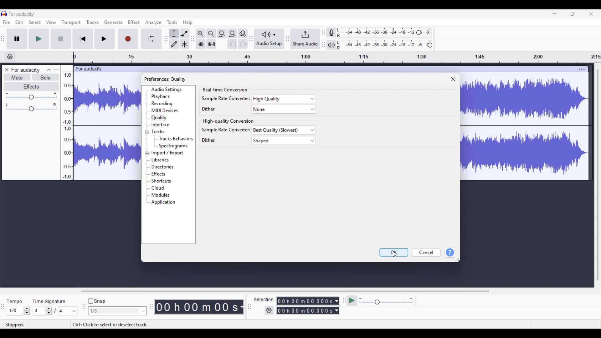  I want to click on cursor, so click(394, 255).